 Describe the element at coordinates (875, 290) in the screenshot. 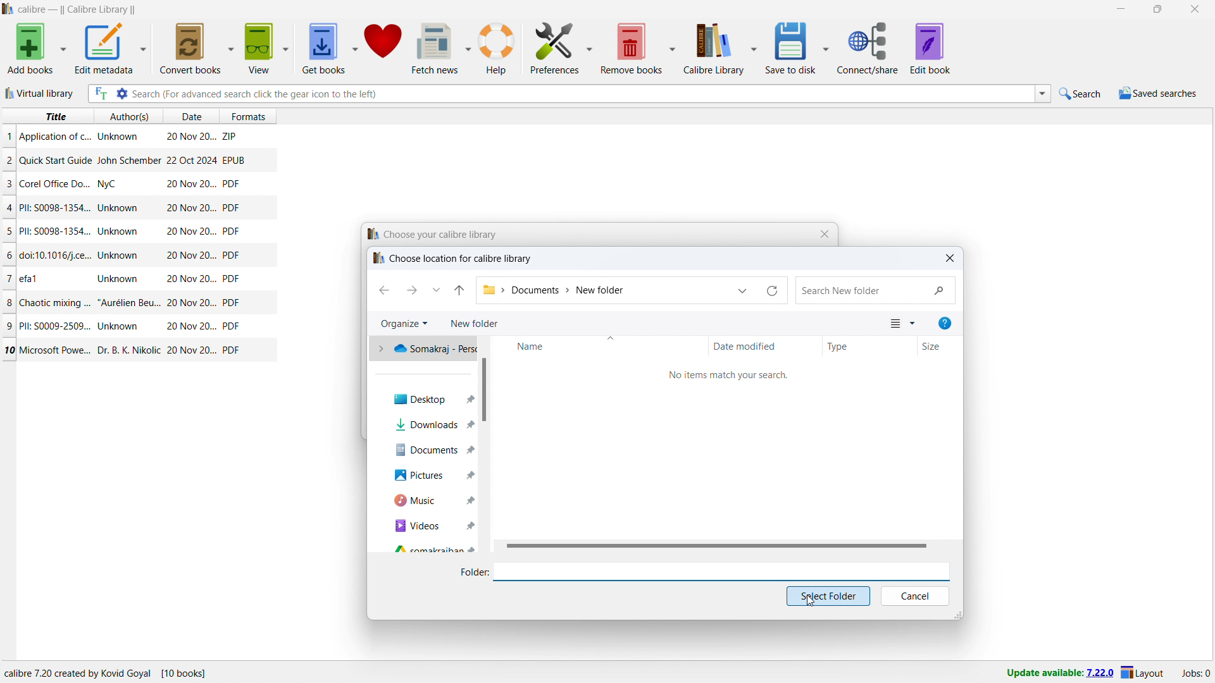

I see `search` at that location.